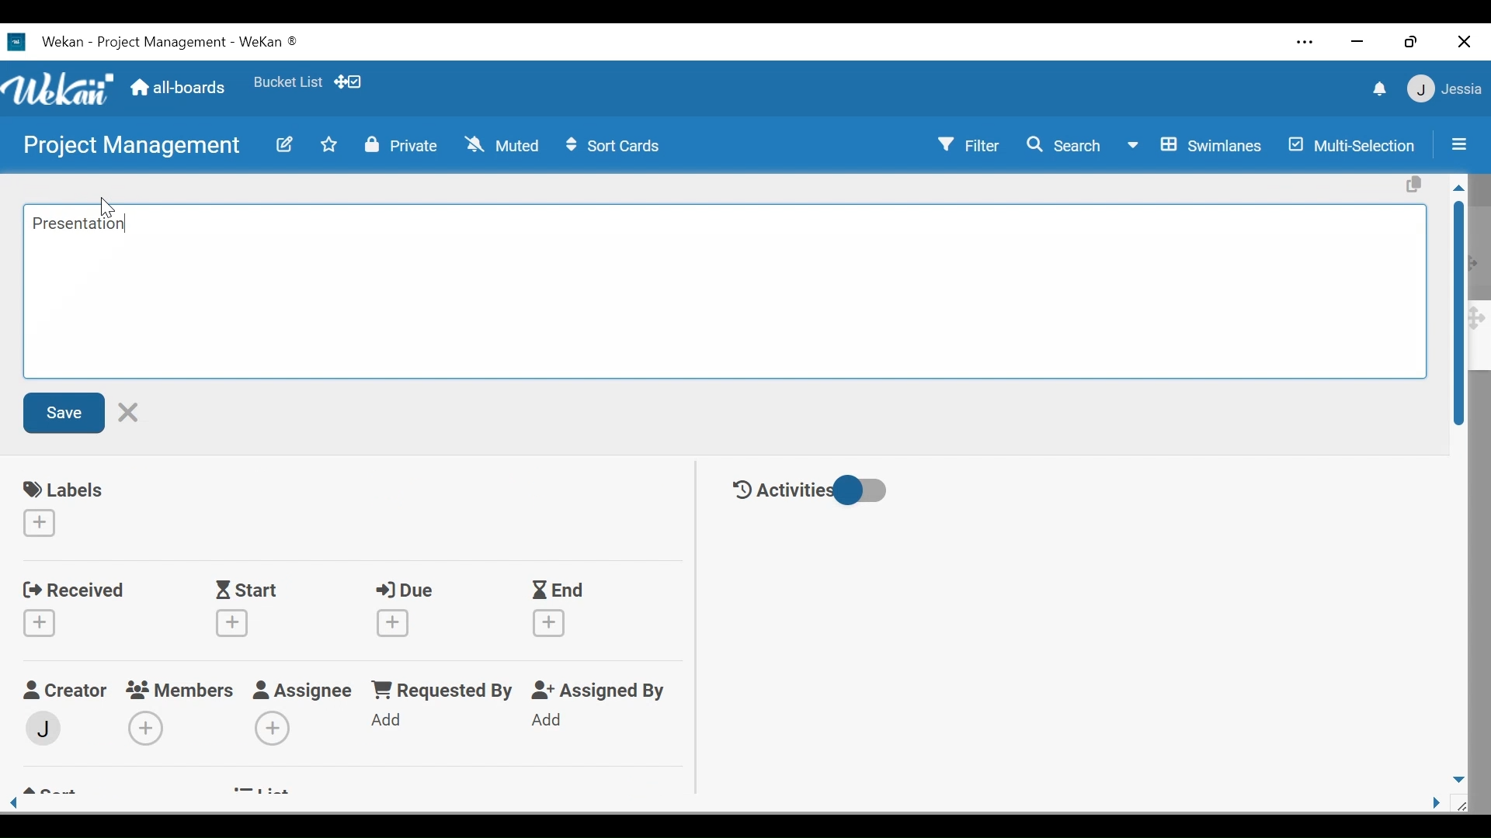 The image size is (1491, 838). What do you see at coordinates (1357, 42) in the screenshot?
I see `minimize` at bounding box center [1357, 42].